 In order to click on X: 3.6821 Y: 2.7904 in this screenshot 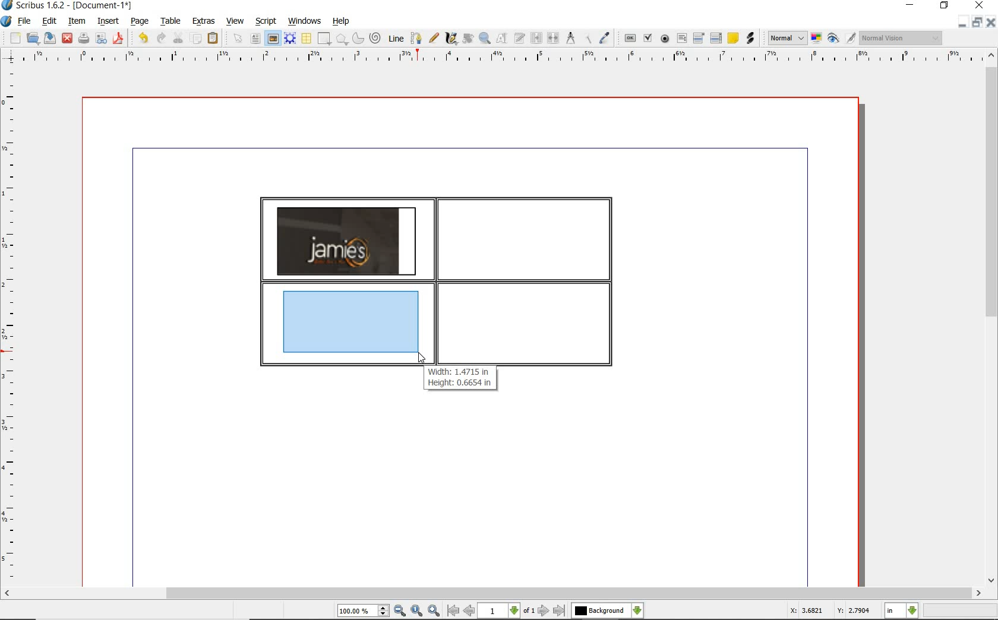, I will do `click(829, 611)`.